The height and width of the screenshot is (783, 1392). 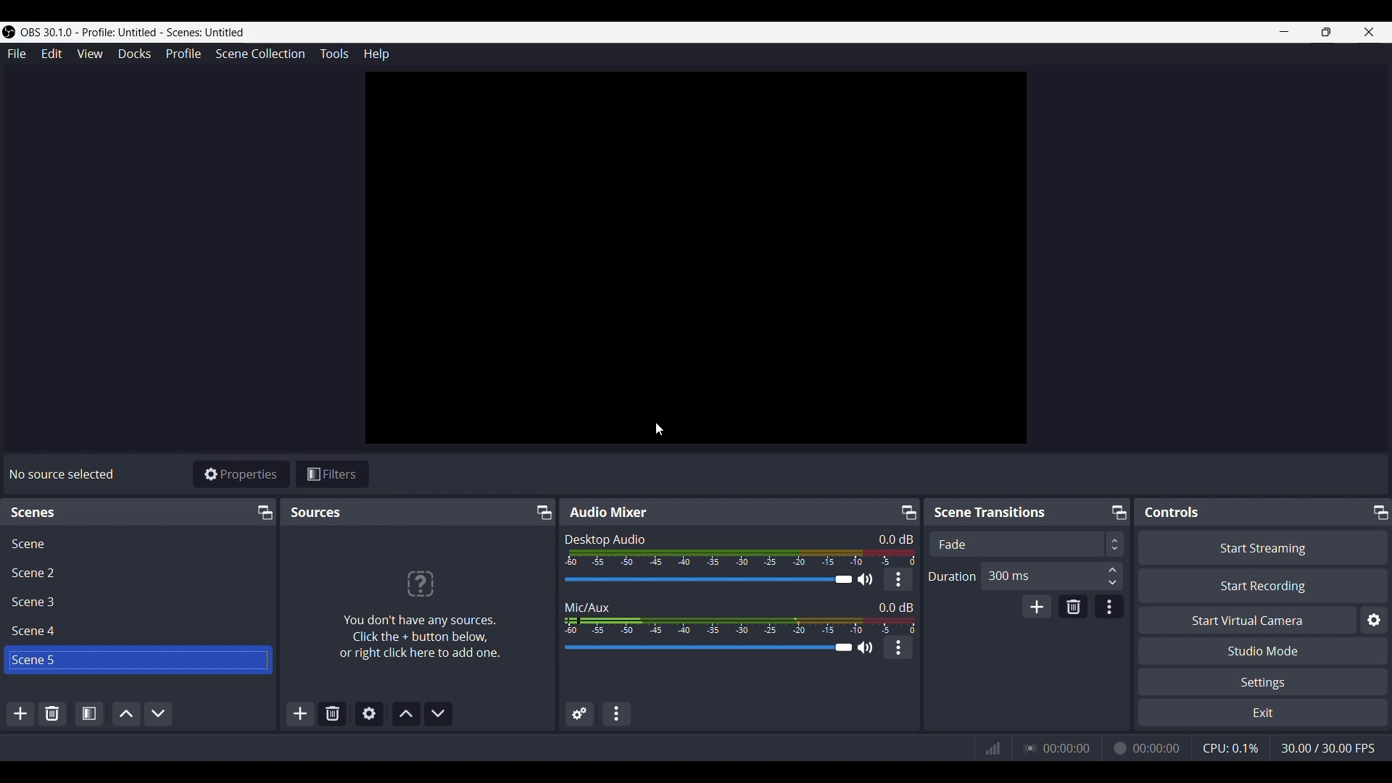 I want to click on Move scene Up, so click(x=124, y=713).